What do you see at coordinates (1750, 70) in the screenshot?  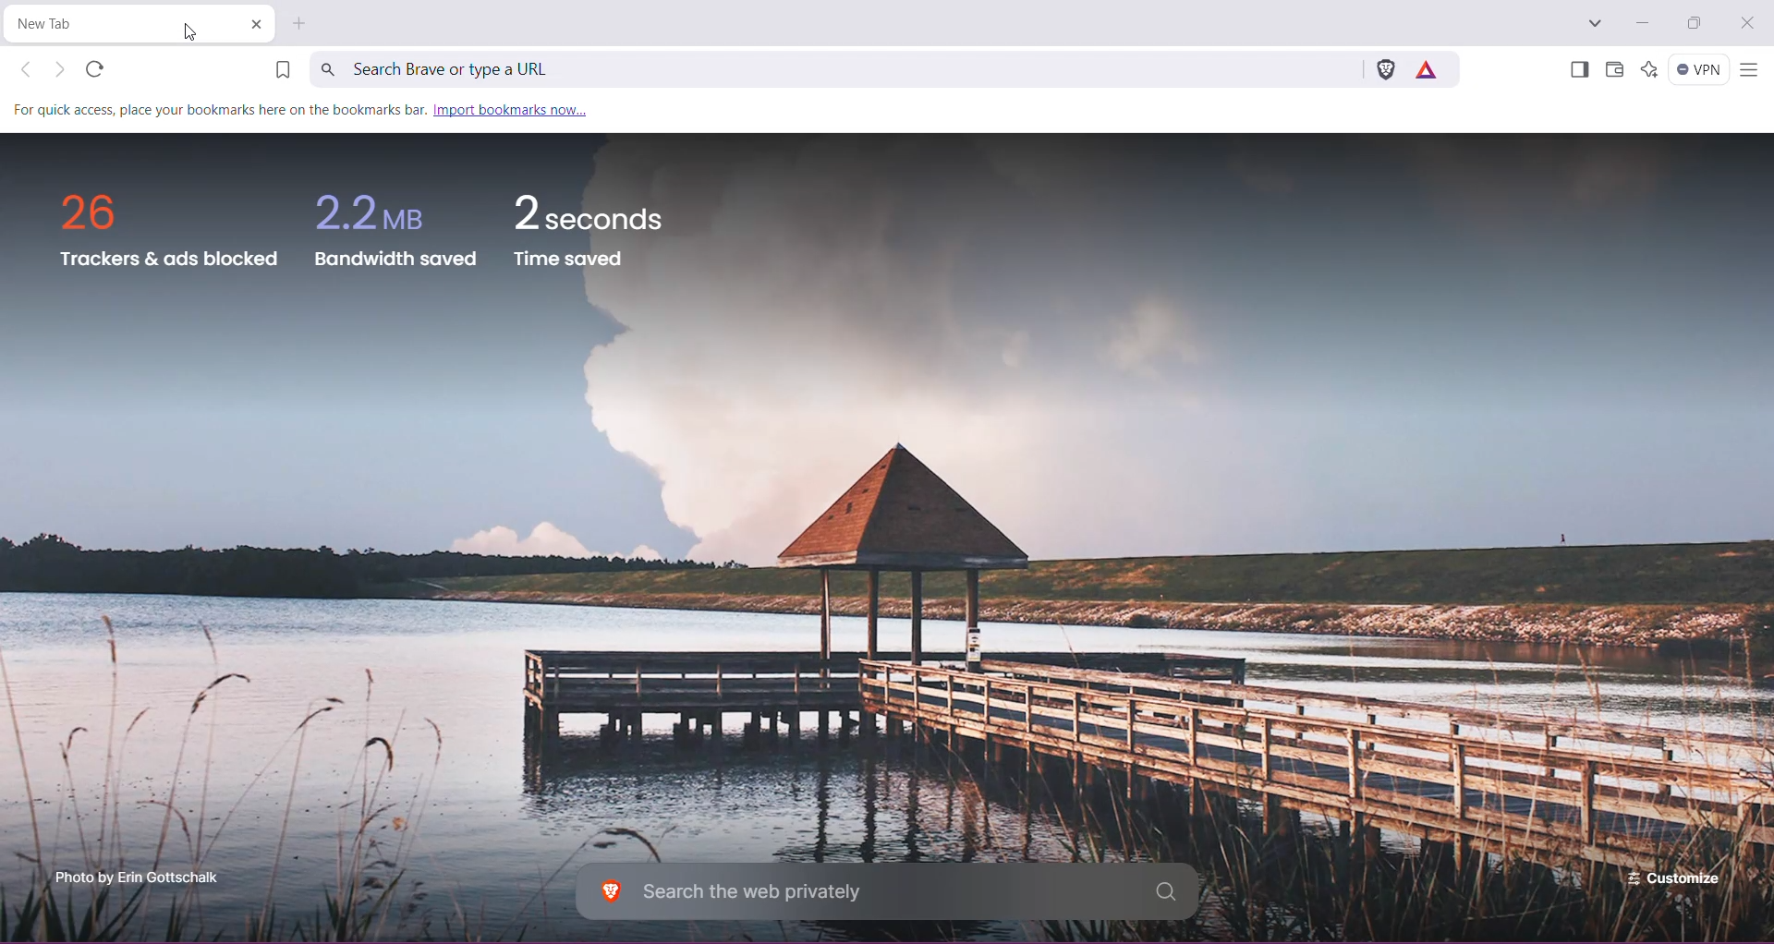 I see `Customize and control Brave` at bounding box center [1750, 70].